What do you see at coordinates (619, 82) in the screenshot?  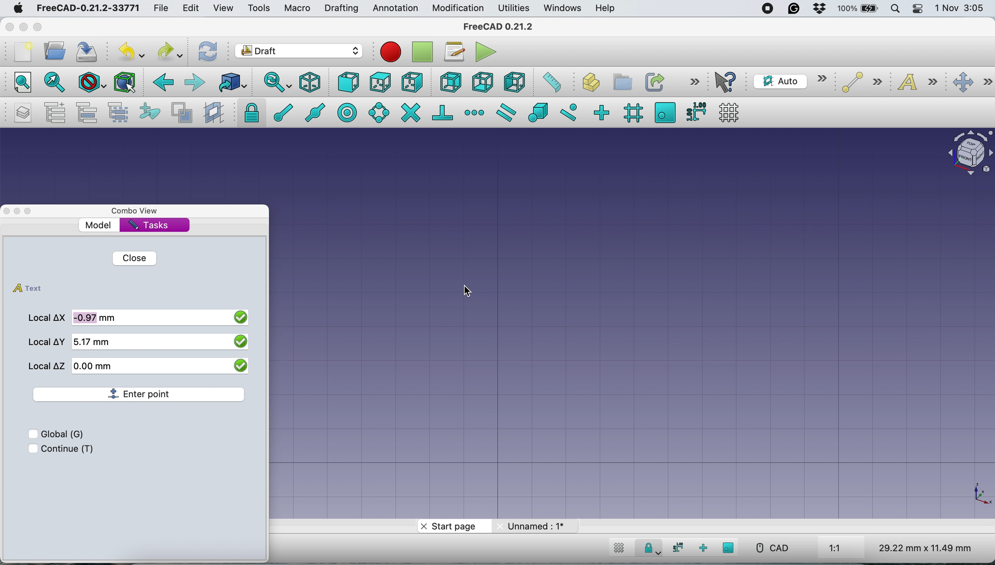 I see `create part` at bounding box center [619, 82].